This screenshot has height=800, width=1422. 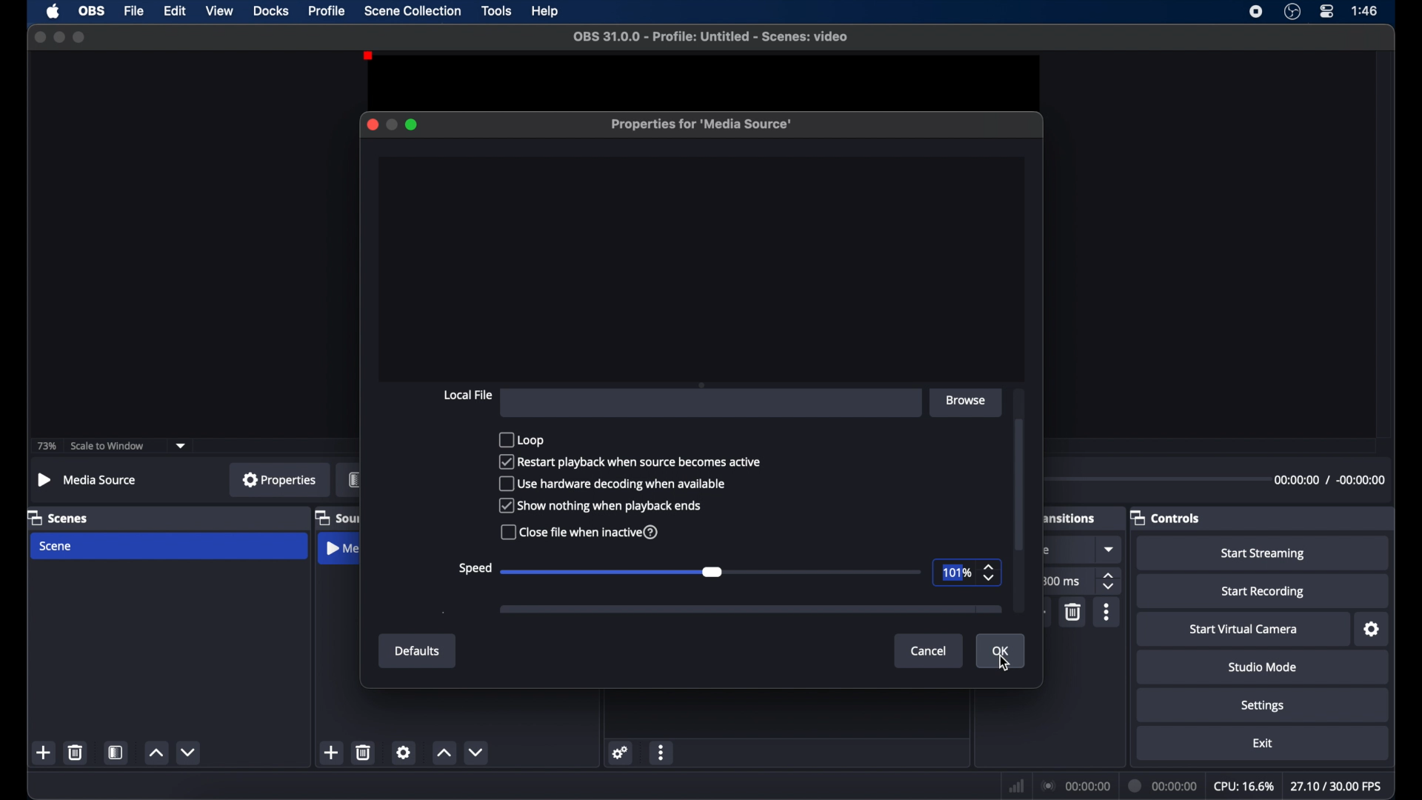 What do you see at coordinates (521, 439) in the screenshot?
I see `loop` at bounding box center [521, 439].